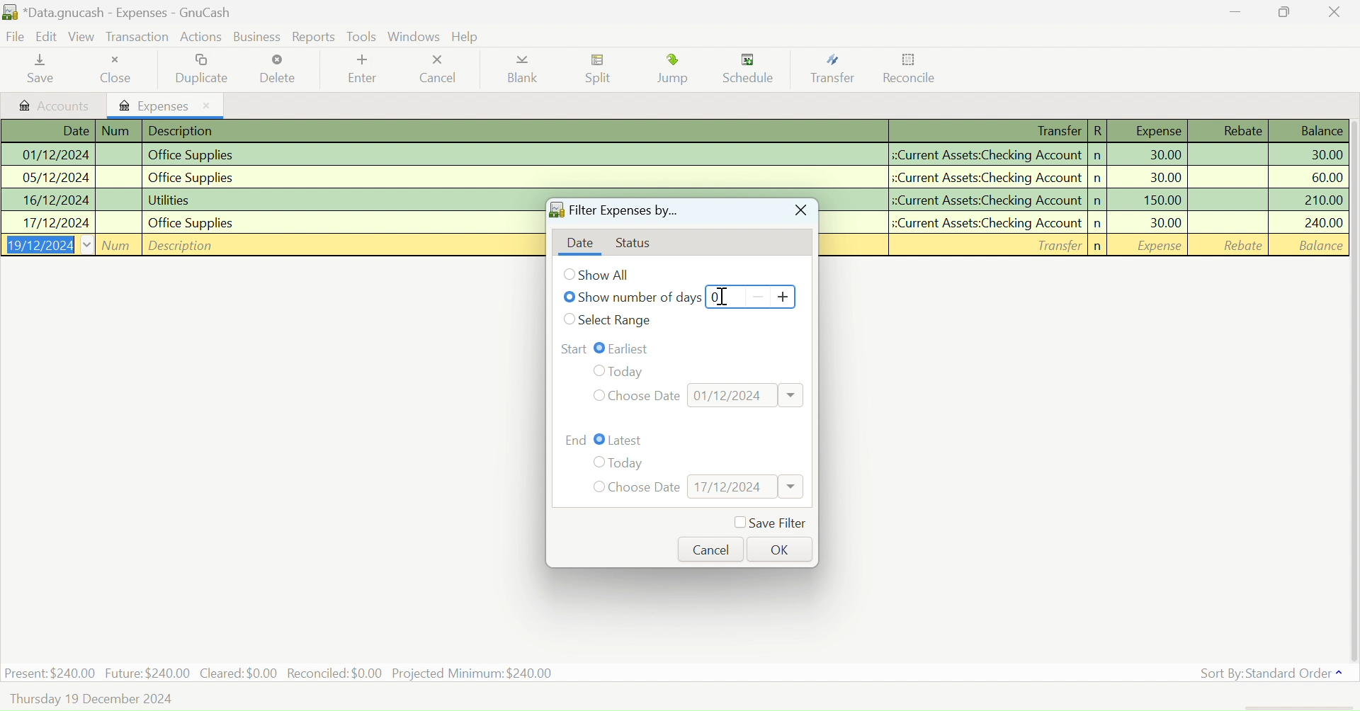 The image size is (1360, 711). Describe the element at coordinates (673, 177) in the screenshot. I see `Office Supplies Transaction` at that location.